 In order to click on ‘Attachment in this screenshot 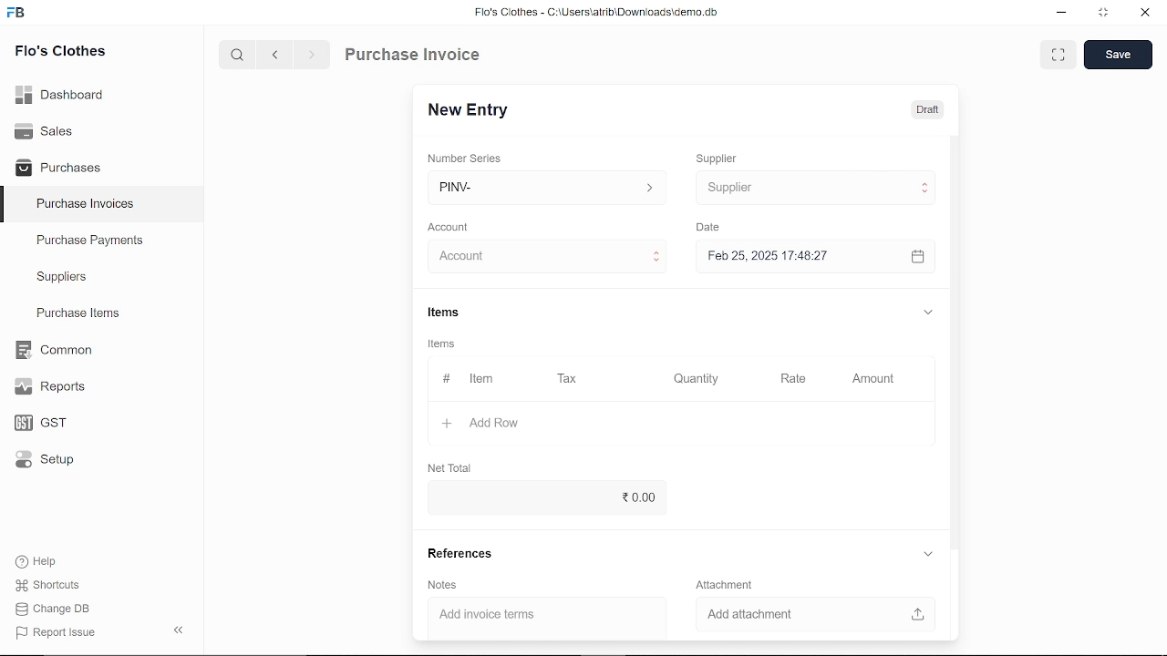, I will do `click(724, 584)`.